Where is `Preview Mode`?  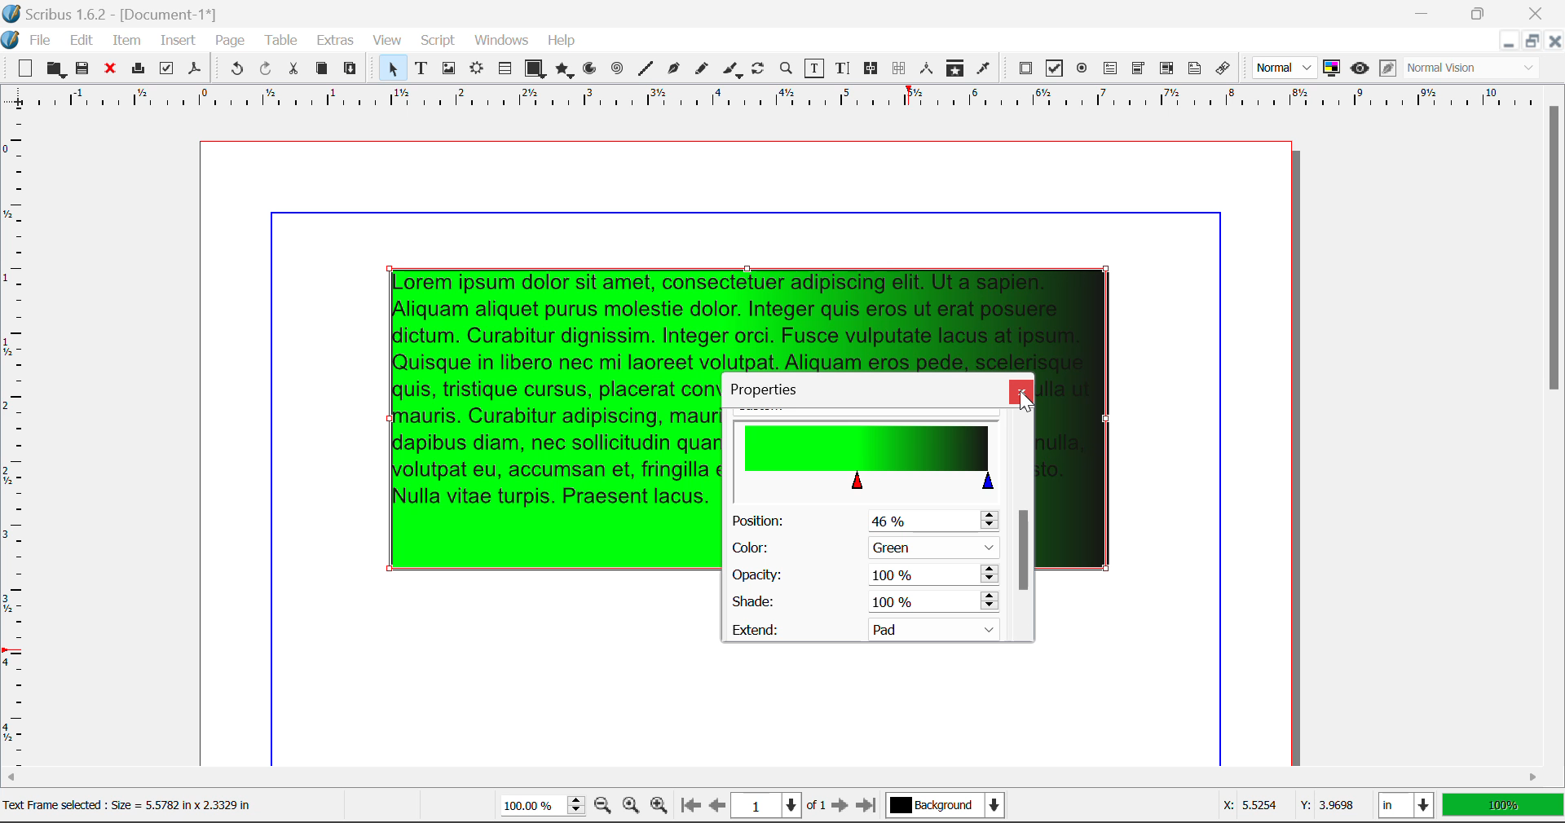
Preview Mode is located at coordinates (1360, 68).